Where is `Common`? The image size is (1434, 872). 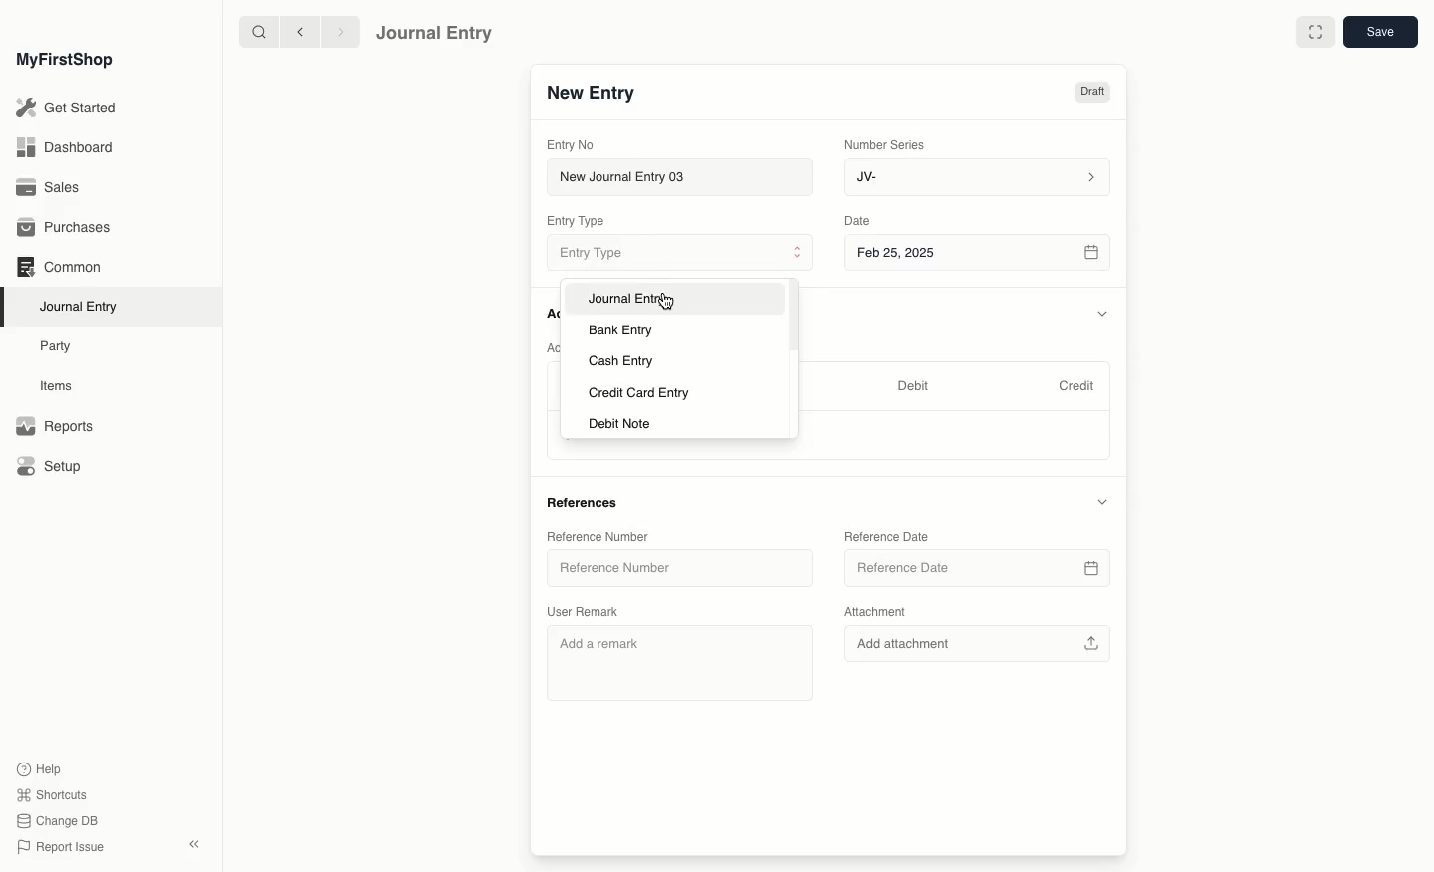
Common is located at coordinates (58, 267).